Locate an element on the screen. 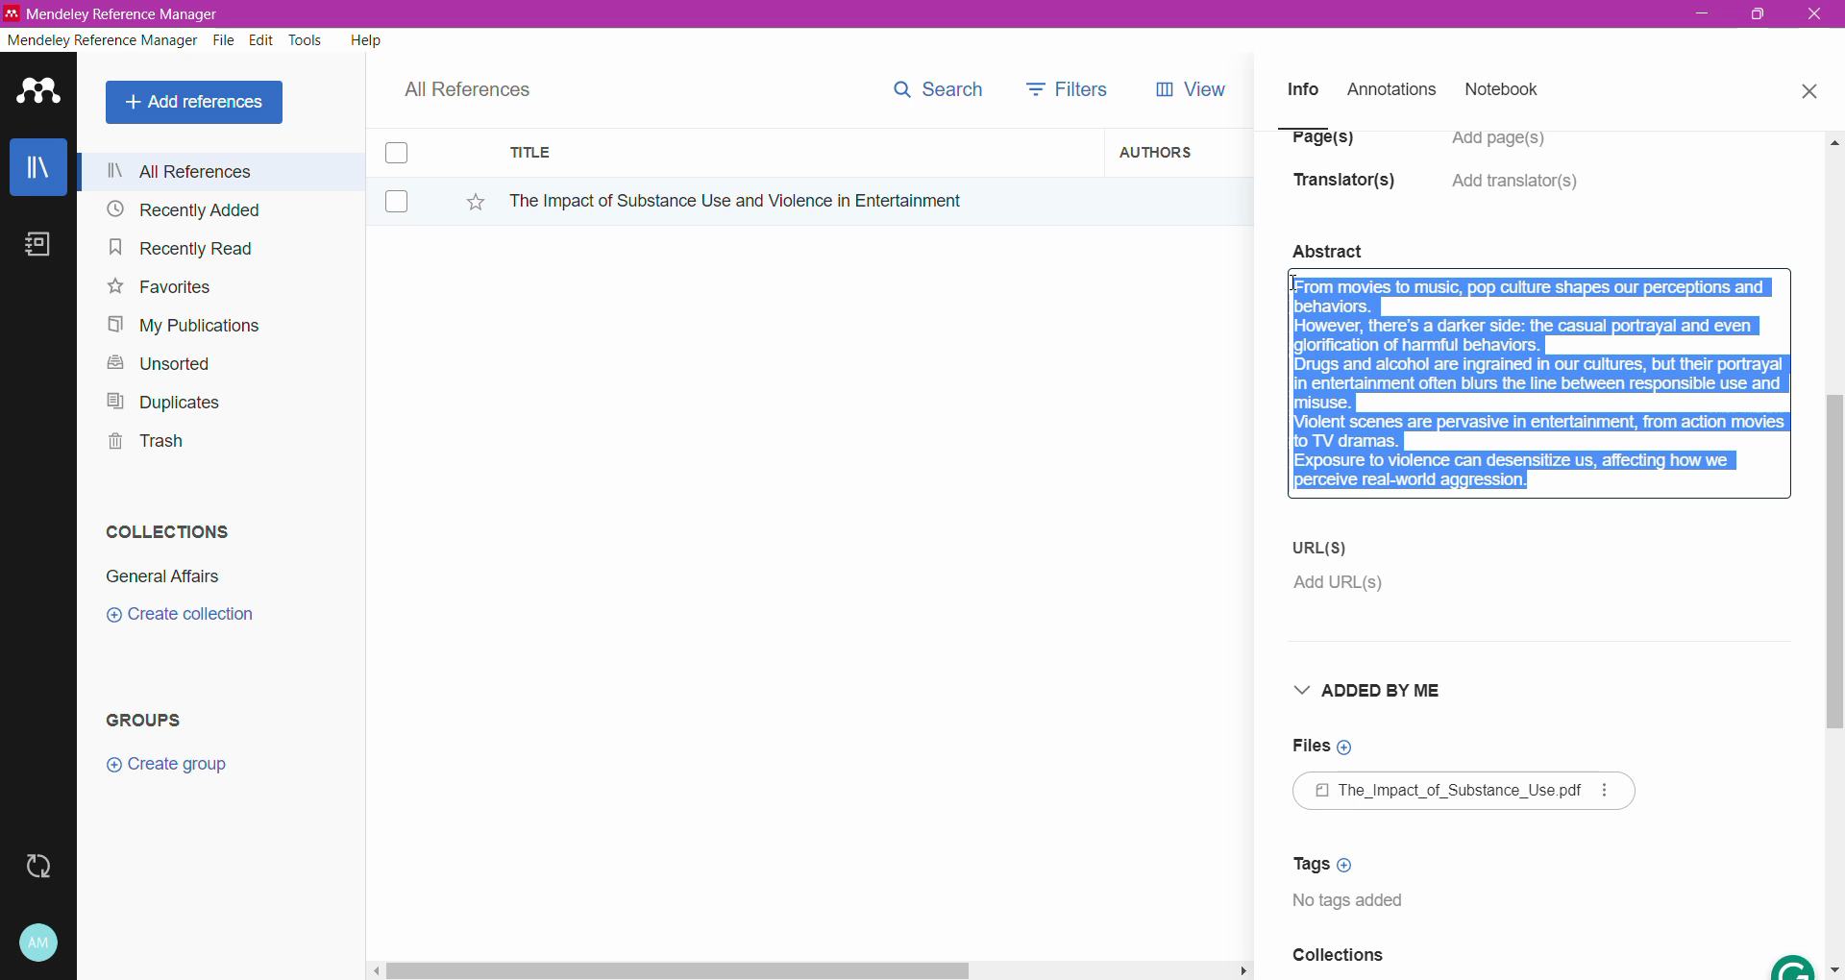 The image size is (1845, 980). Title is located at coordinates (798, 153).